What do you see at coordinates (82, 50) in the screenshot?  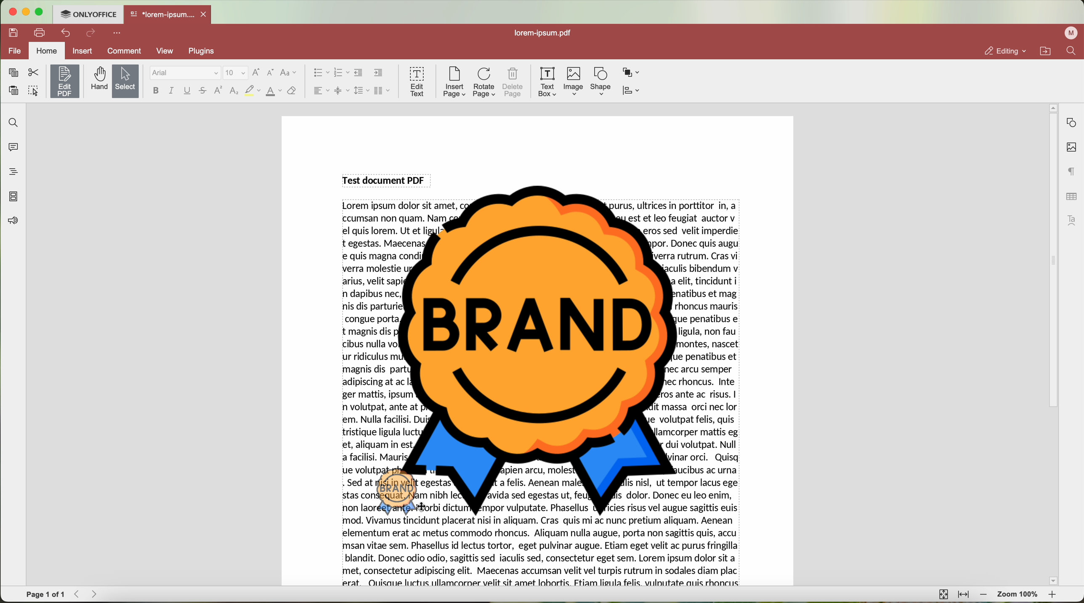 I see `insert` at bounding box center [82, 50].